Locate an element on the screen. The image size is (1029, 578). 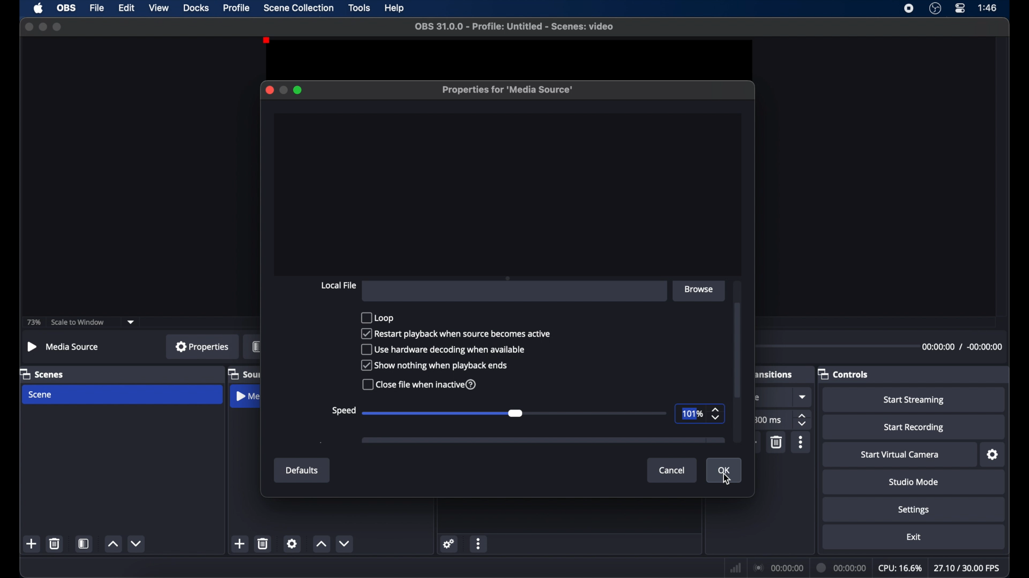
close file when inactive is located at coordinates (420, 384).